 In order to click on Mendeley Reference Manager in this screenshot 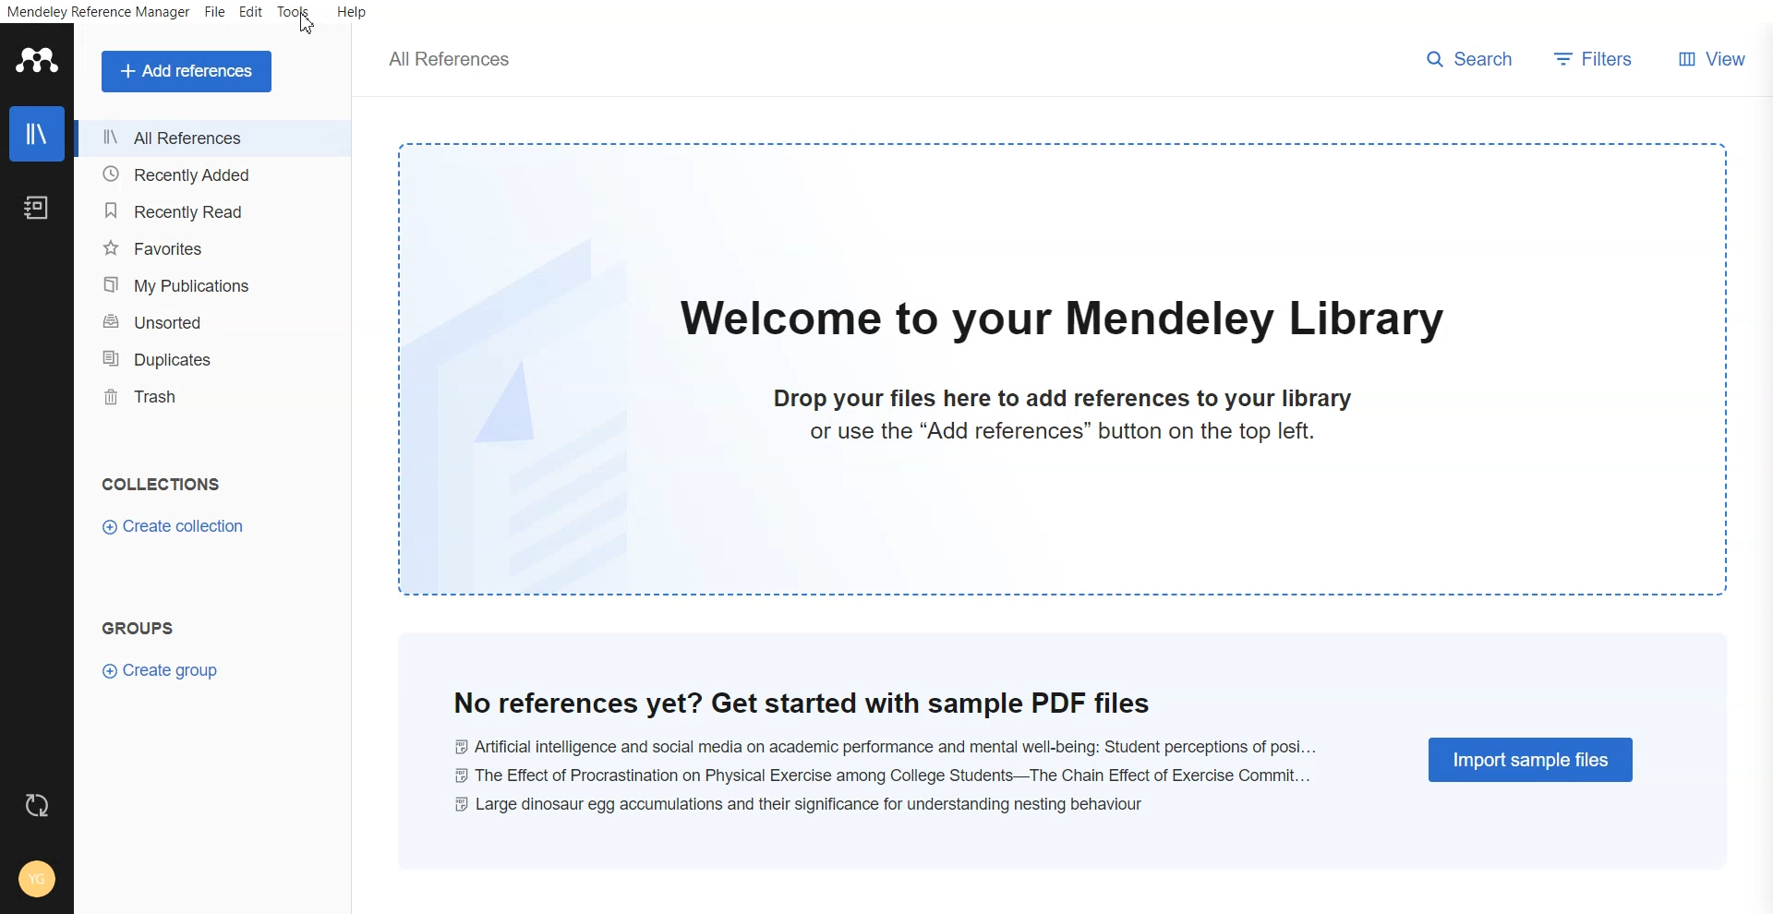, I will do `click(99, 11)`.